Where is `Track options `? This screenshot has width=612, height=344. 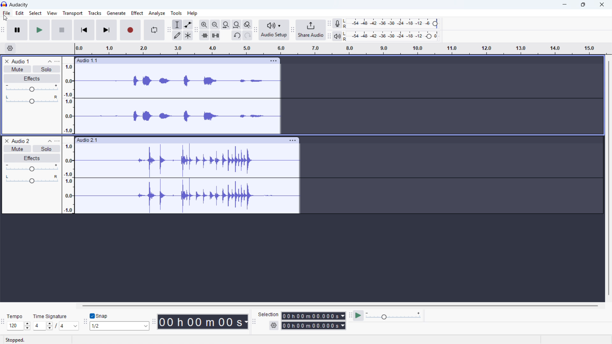 Track options  is located at coordinates (292, 140).